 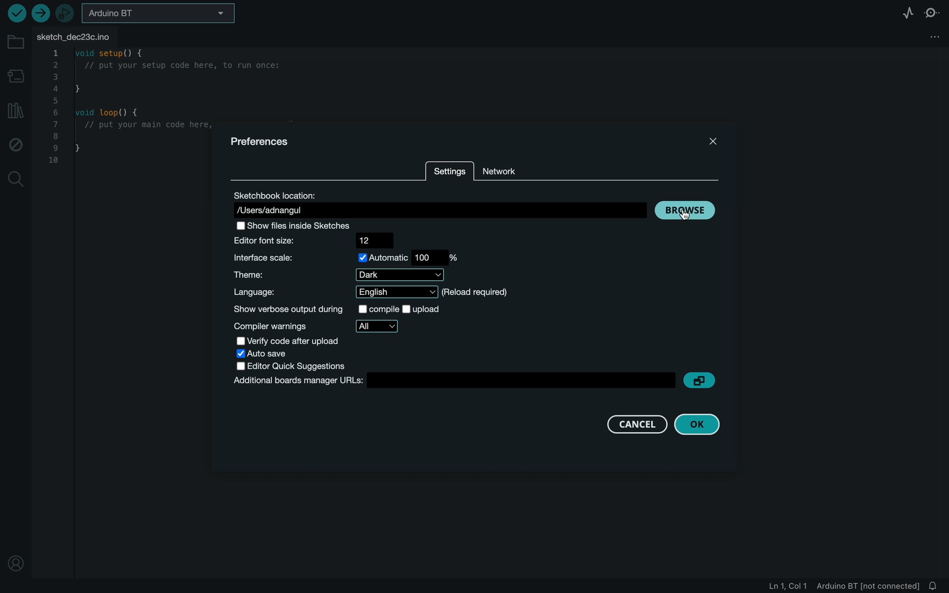 I want to click on font size, so click(x=316, y=242).